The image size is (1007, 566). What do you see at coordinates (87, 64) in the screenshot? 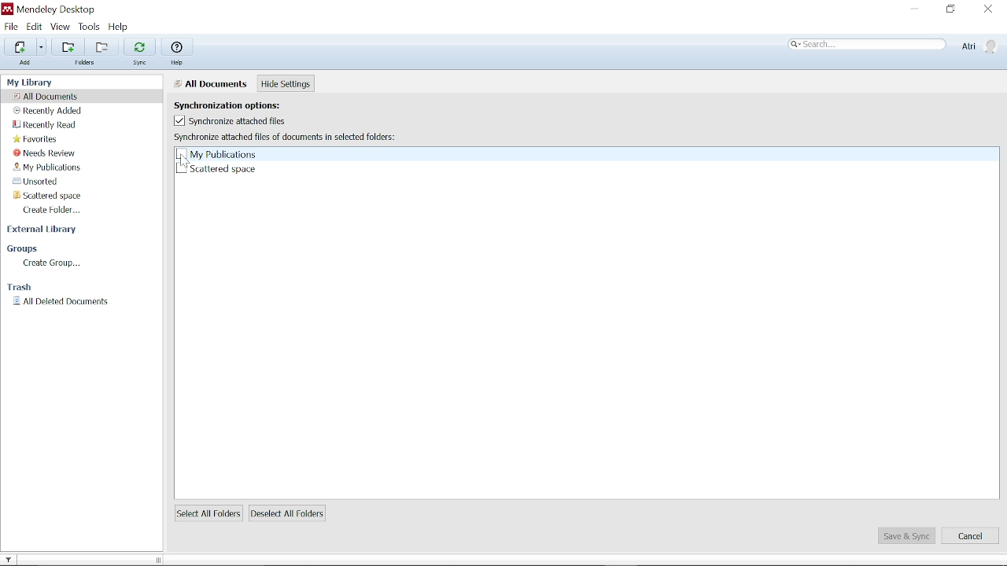
I see `folders` at bounding box center [87, 64].